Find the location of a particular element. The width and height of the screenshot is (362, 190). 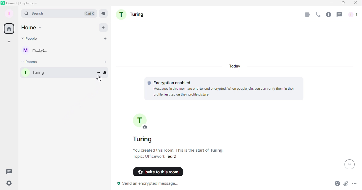

More options is located at coordinates (354, 184).